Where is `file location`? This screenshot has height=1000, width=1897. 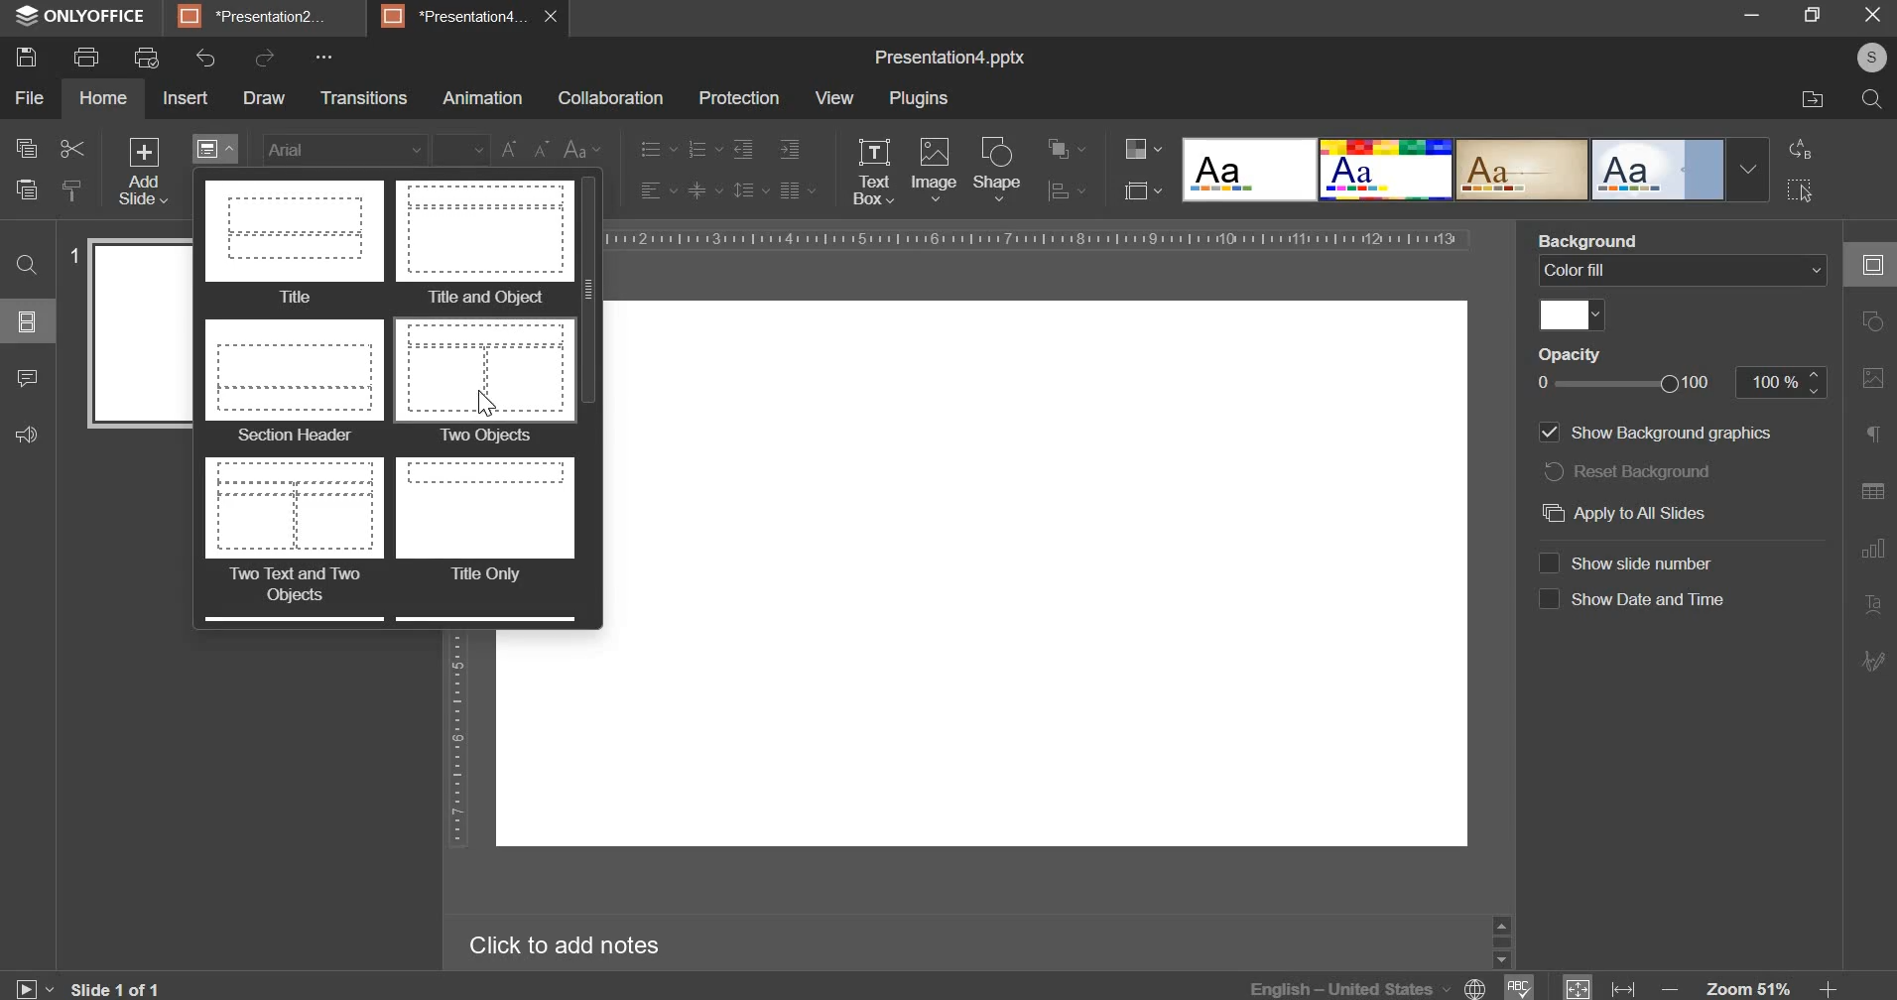 file location is located at coordinates (1813, 100).